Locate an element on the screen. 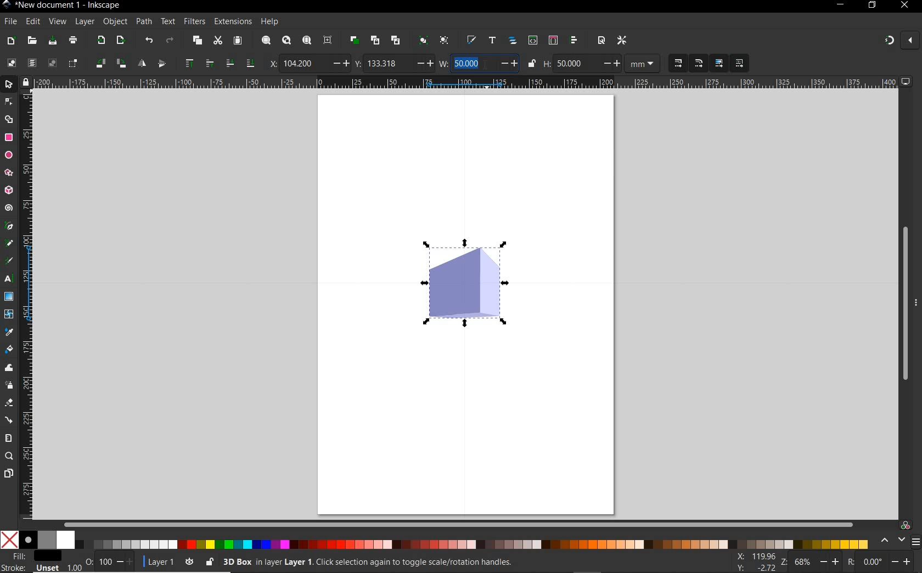  selector tool is located at coordinates (9, 85).